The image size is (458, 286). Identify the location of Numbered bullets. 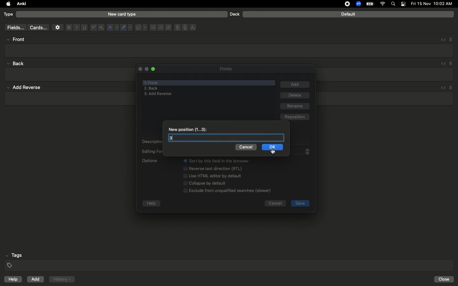
(161, 27).